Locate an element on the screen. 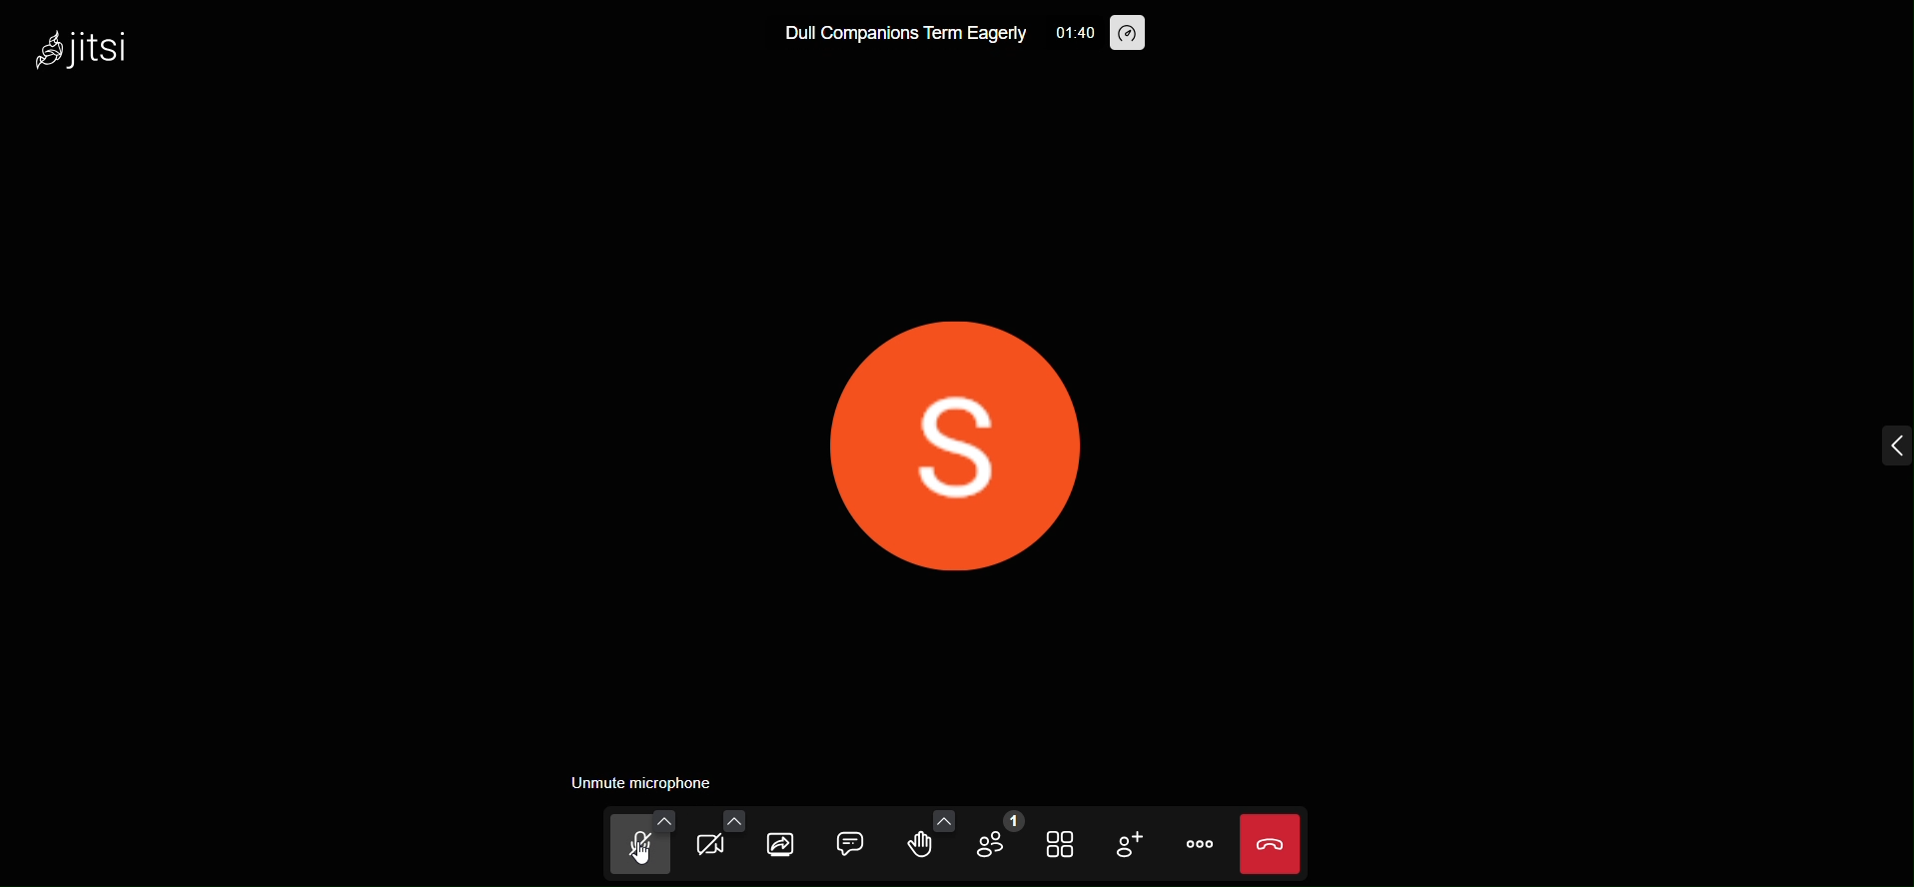 This screenshot has width=1914, height=887. more is located at coordinates (1200, 843).